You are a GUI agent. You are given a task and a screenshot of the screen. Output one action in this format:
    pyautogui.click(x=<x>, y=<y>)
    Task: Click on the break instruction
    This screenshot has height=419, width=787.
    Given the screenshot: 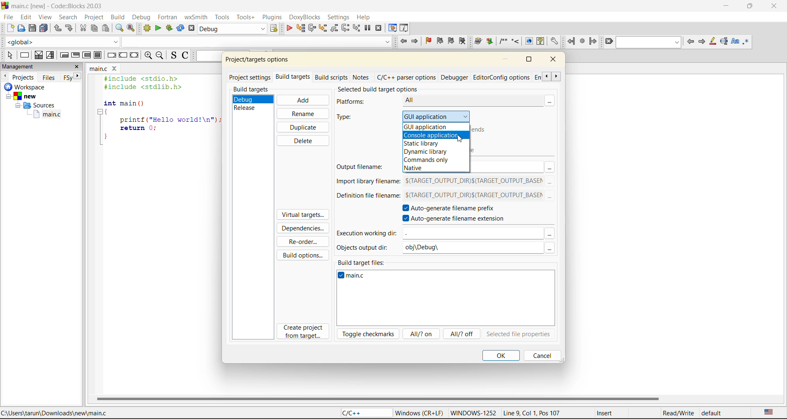 What is the action you would take?
    pyautogui.click(x=98, y=55)
    